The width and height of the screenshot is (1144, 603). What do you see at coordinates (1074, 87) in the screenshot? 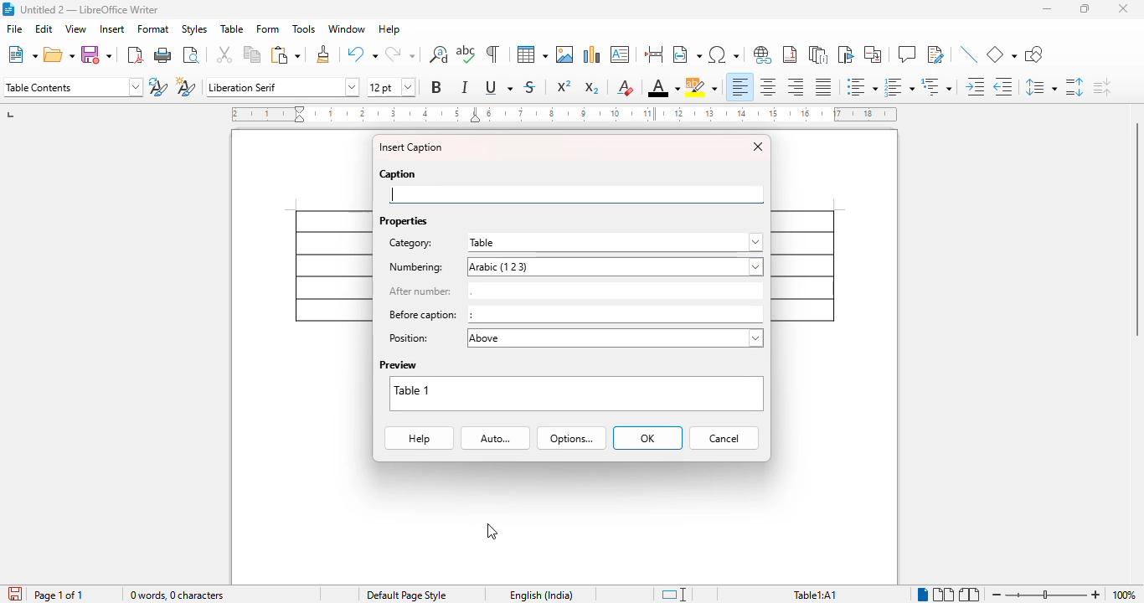
I see `increase paragraph spacing` at bounding box center [1074, 87].